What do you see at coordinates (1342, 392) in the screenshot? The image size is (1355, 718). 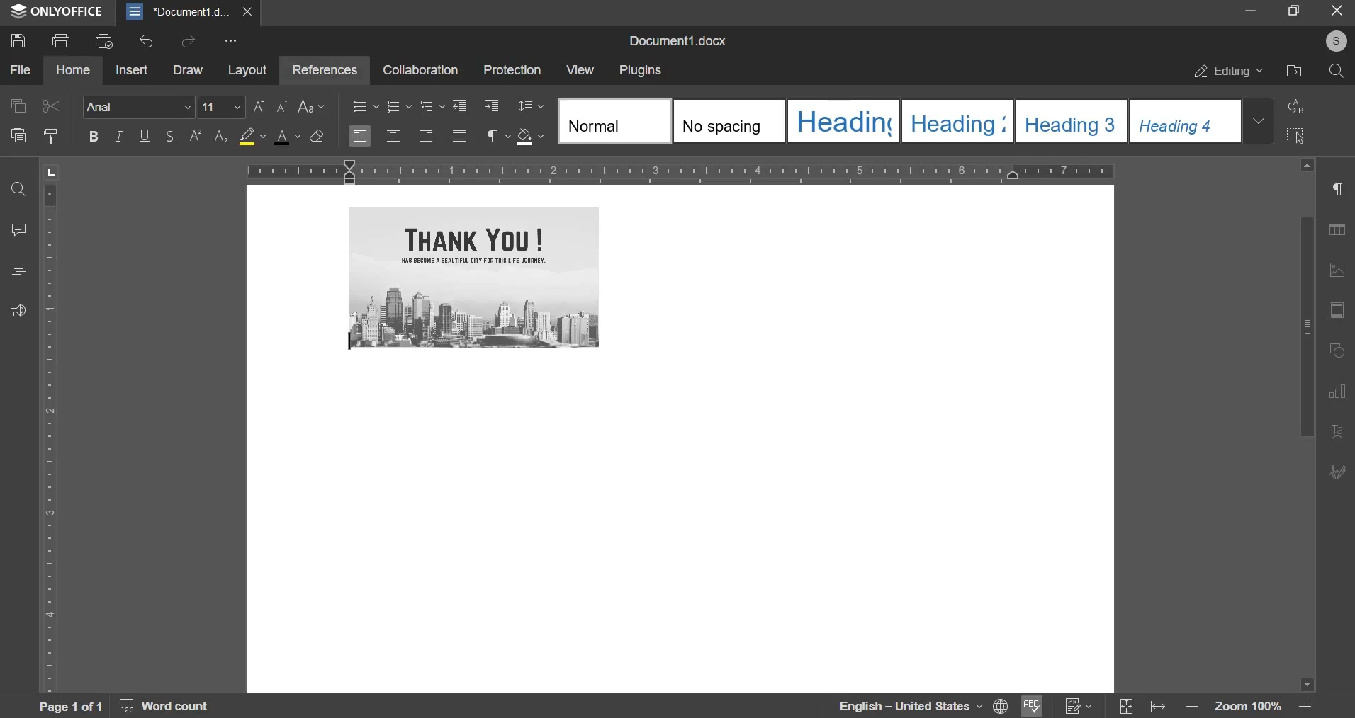 I see `Chart` at bounding box center [1342, 392].